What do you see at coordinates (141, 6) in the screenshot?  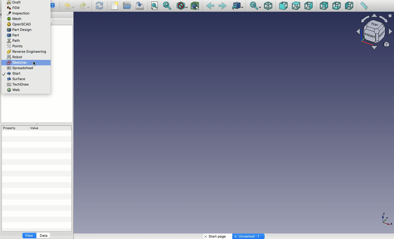 I see `Save` at bounding box center [141, 6].